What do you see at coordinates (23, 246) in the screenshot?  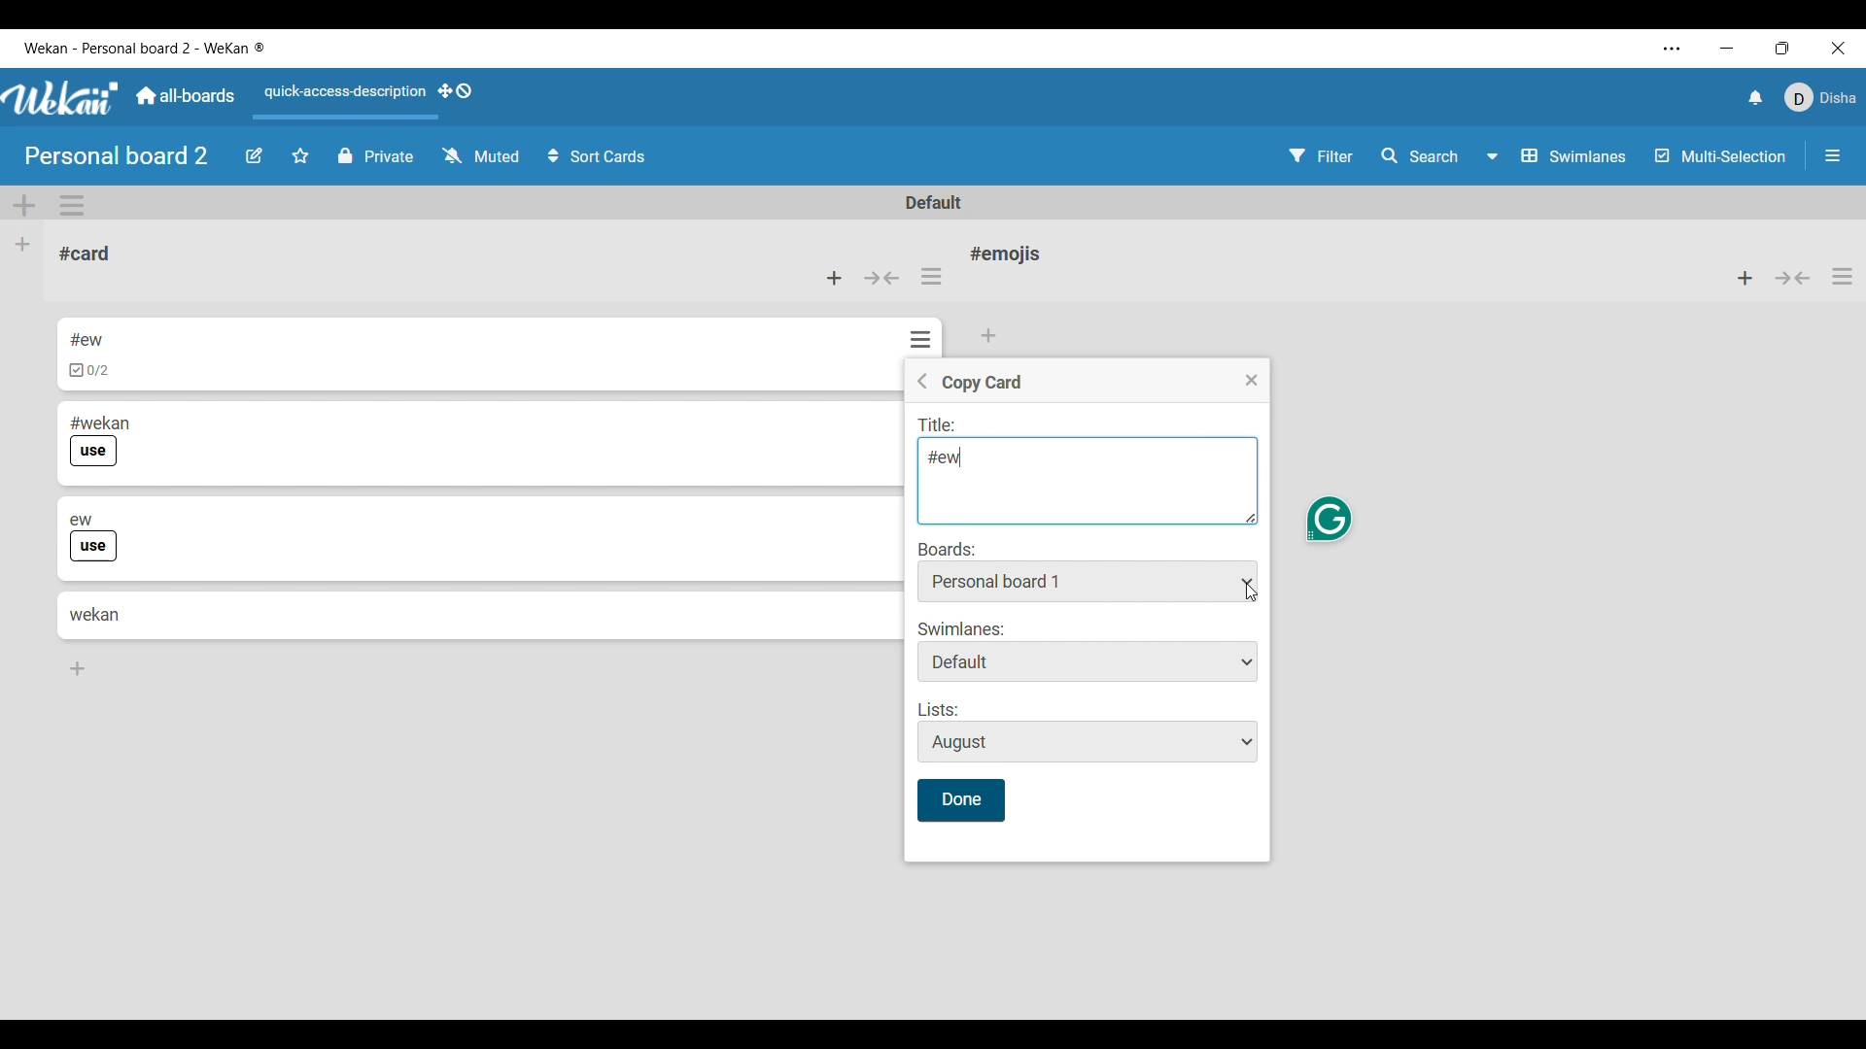 I see `Add list ` at bounding box center [23, 246].